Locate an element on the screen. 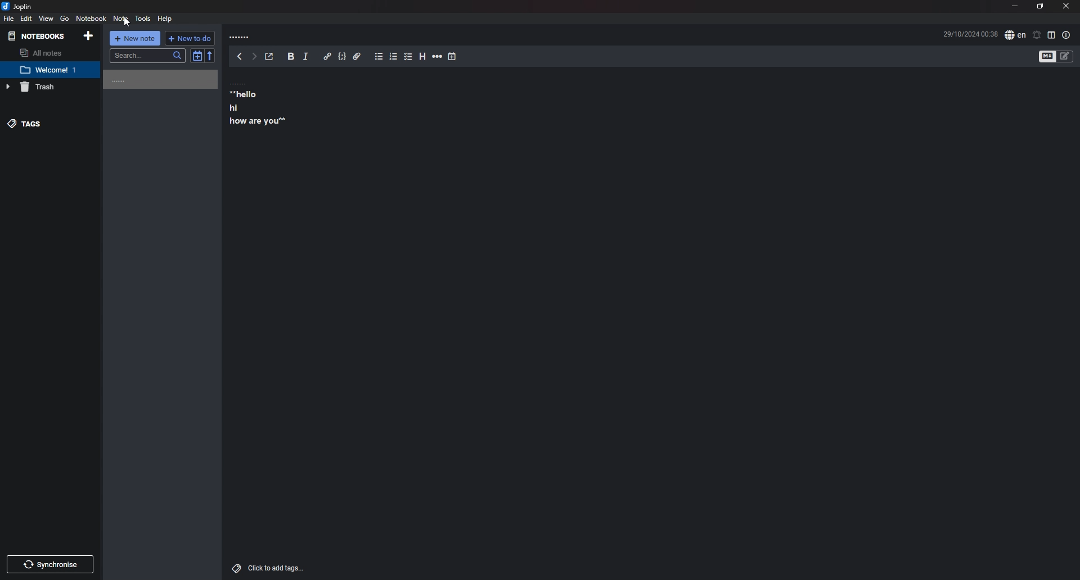 The height and width of the screenshot is (580, 1080). File is located at coordinates (9, 18).